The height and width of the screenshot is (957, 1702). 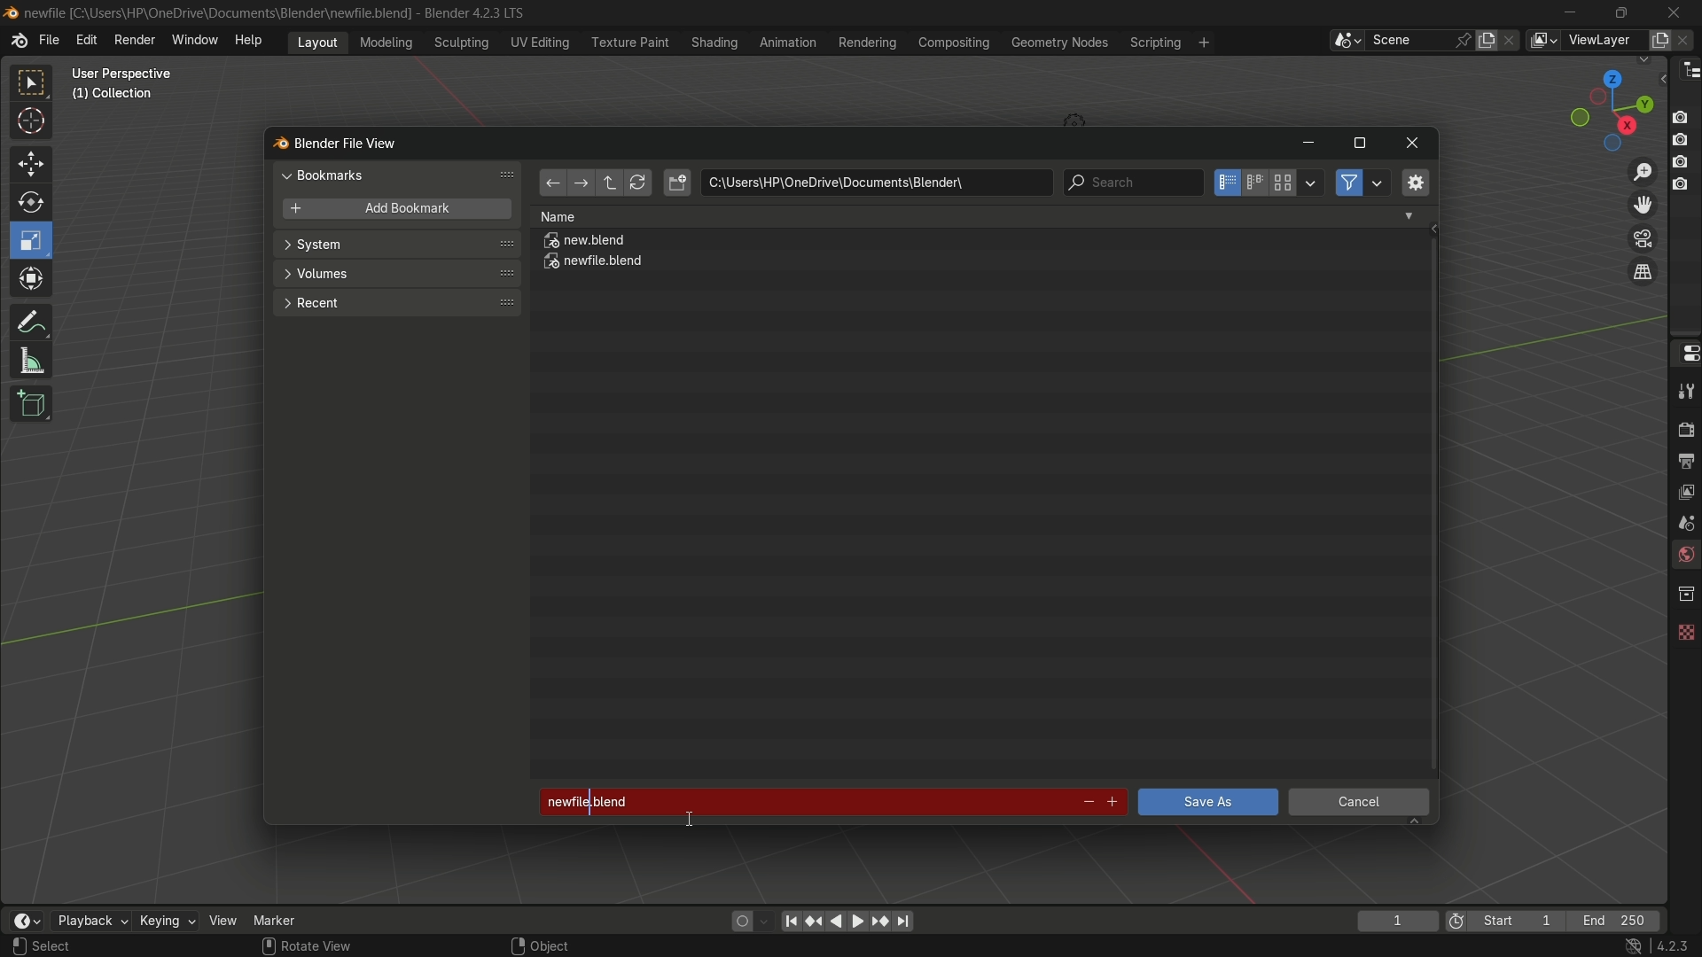 What do you see at coordinates (33, 281) in the screenshot?
I see `transform` at bounding box center [33, 281].